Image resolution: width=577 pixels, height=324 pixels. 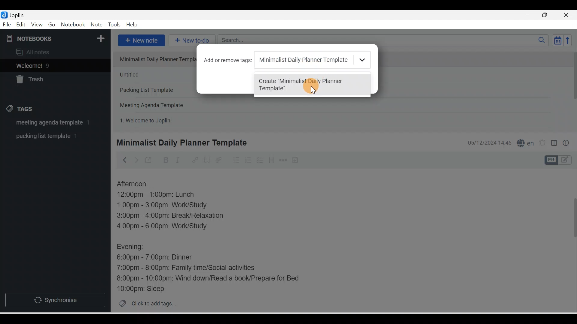 I want to click on Tools, so click(x=114, y=25).